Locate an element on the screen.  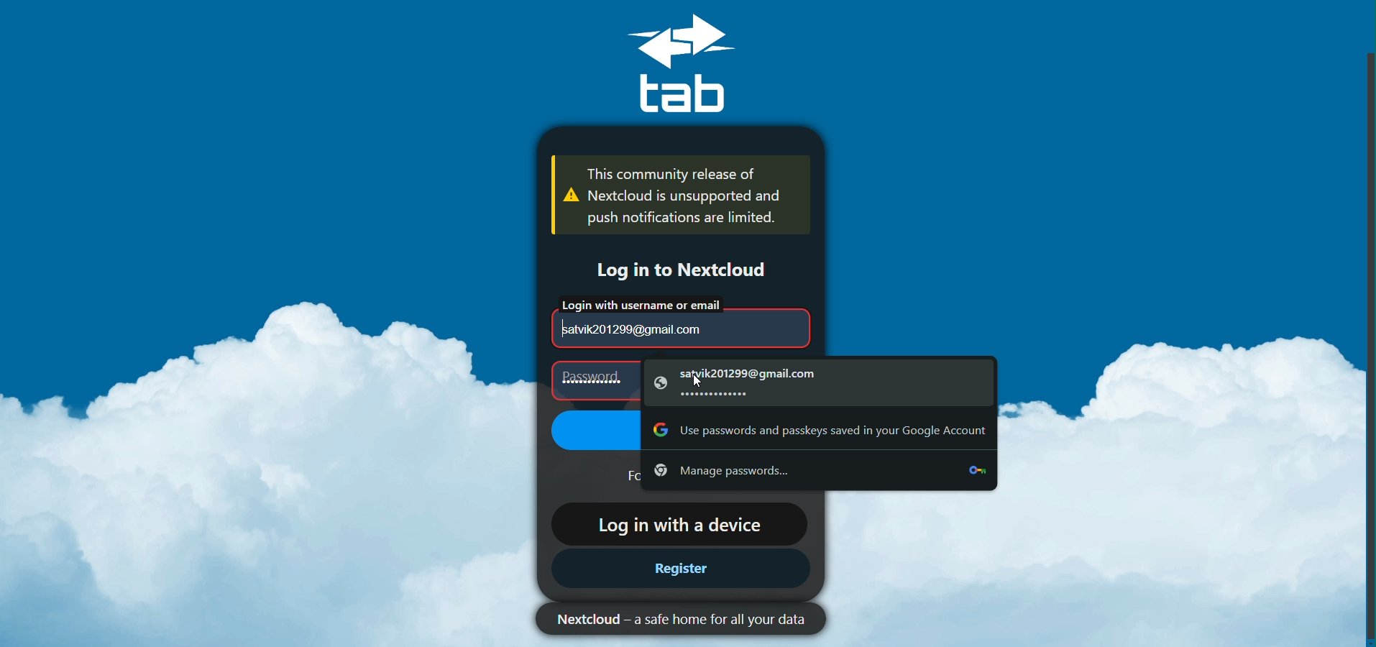
tab Logo is located at coordinates (698, 64).